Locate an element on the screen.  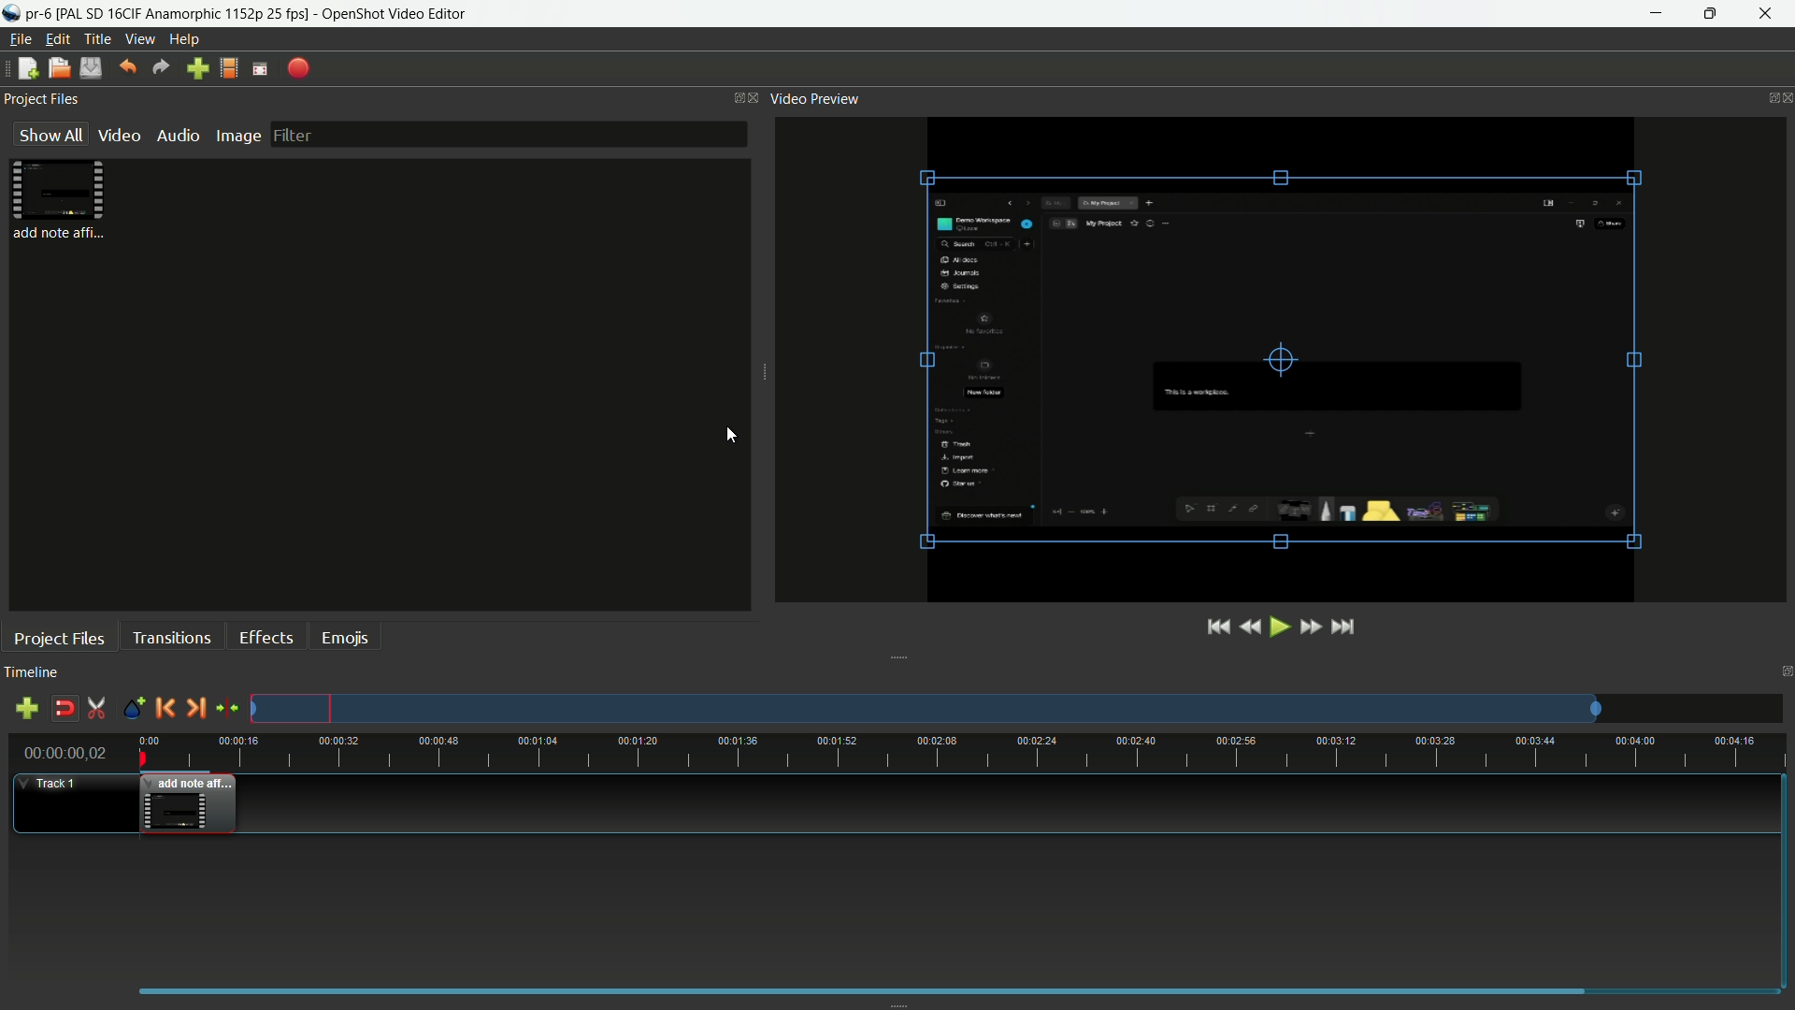
add track is located at coordinates (25, 709).